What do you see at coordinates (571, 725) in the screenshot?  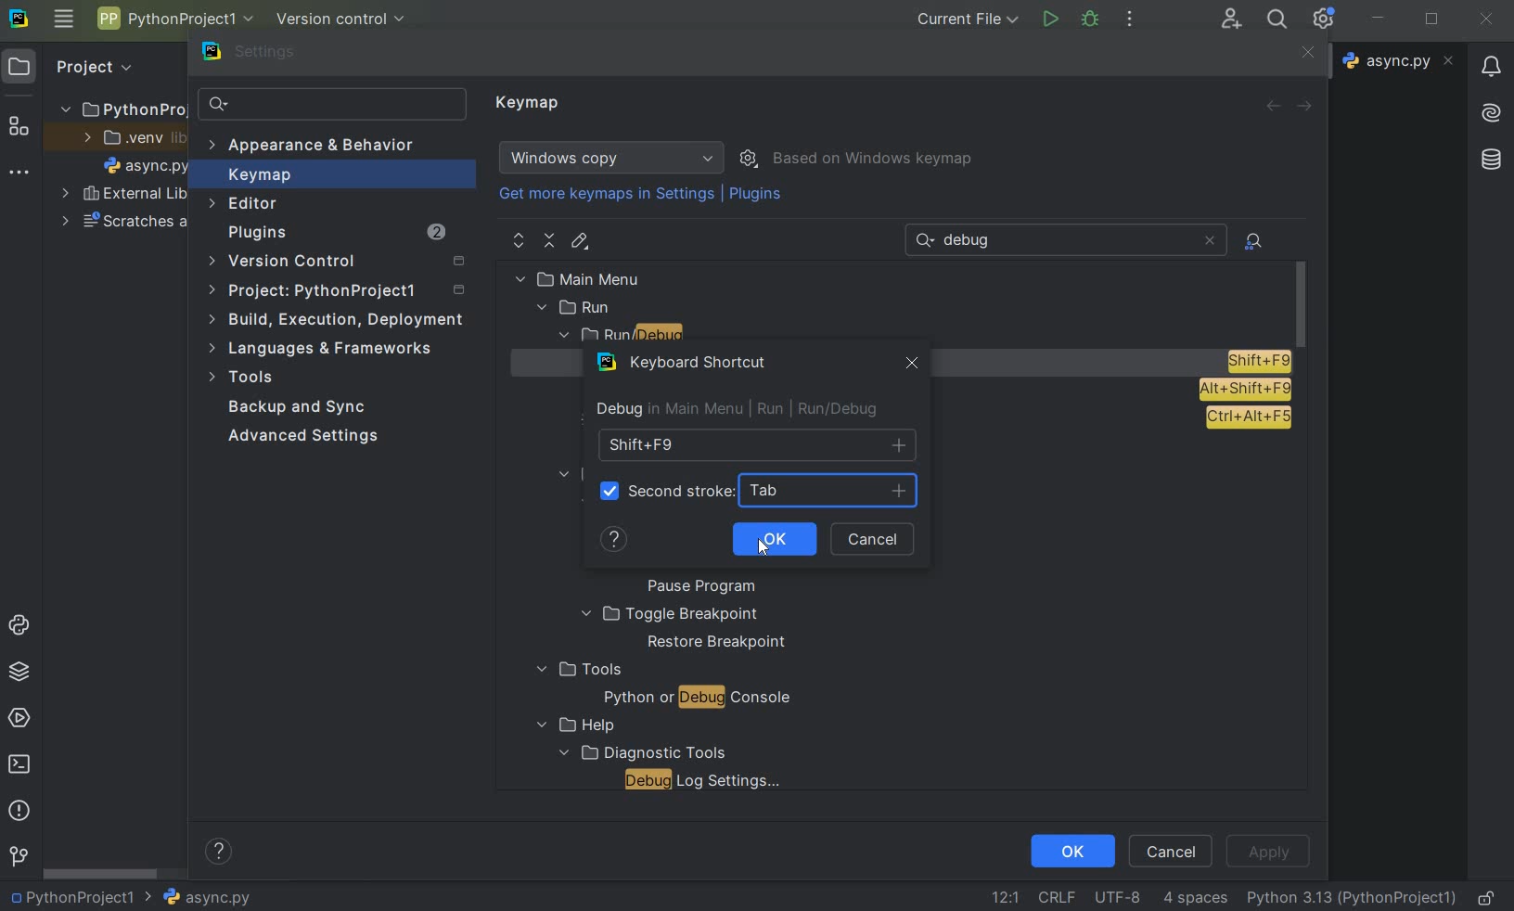 I see `help` at bounding box center [571, 725].